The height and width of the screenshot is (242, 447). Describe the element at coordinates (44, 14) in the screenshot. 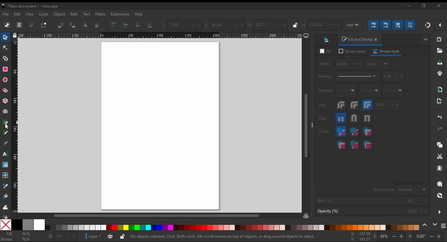

I see `layer` at that location.